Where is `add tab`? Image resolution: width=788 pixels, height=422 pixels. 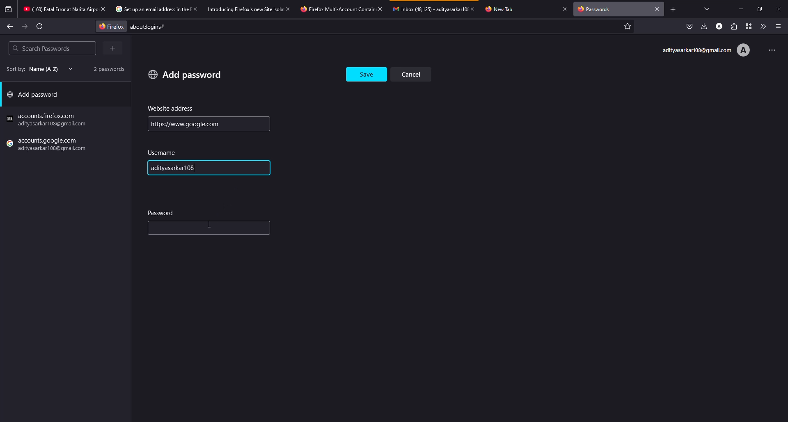 add tab is located at coordinates (673, 9).